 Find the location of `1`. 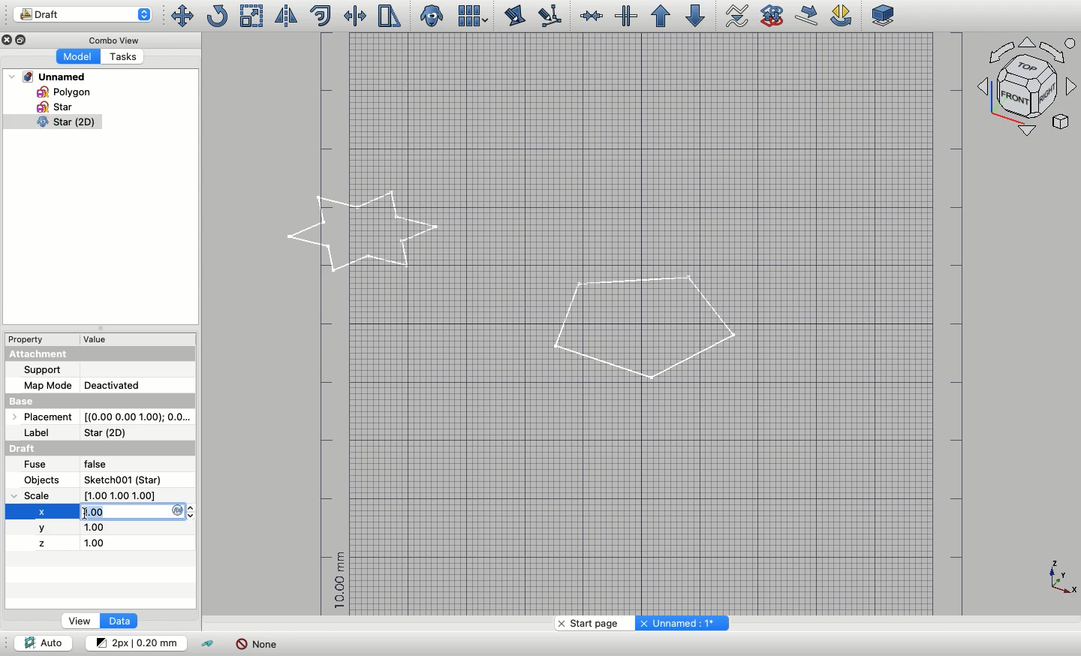

1 is located at coordinates (98, 543).